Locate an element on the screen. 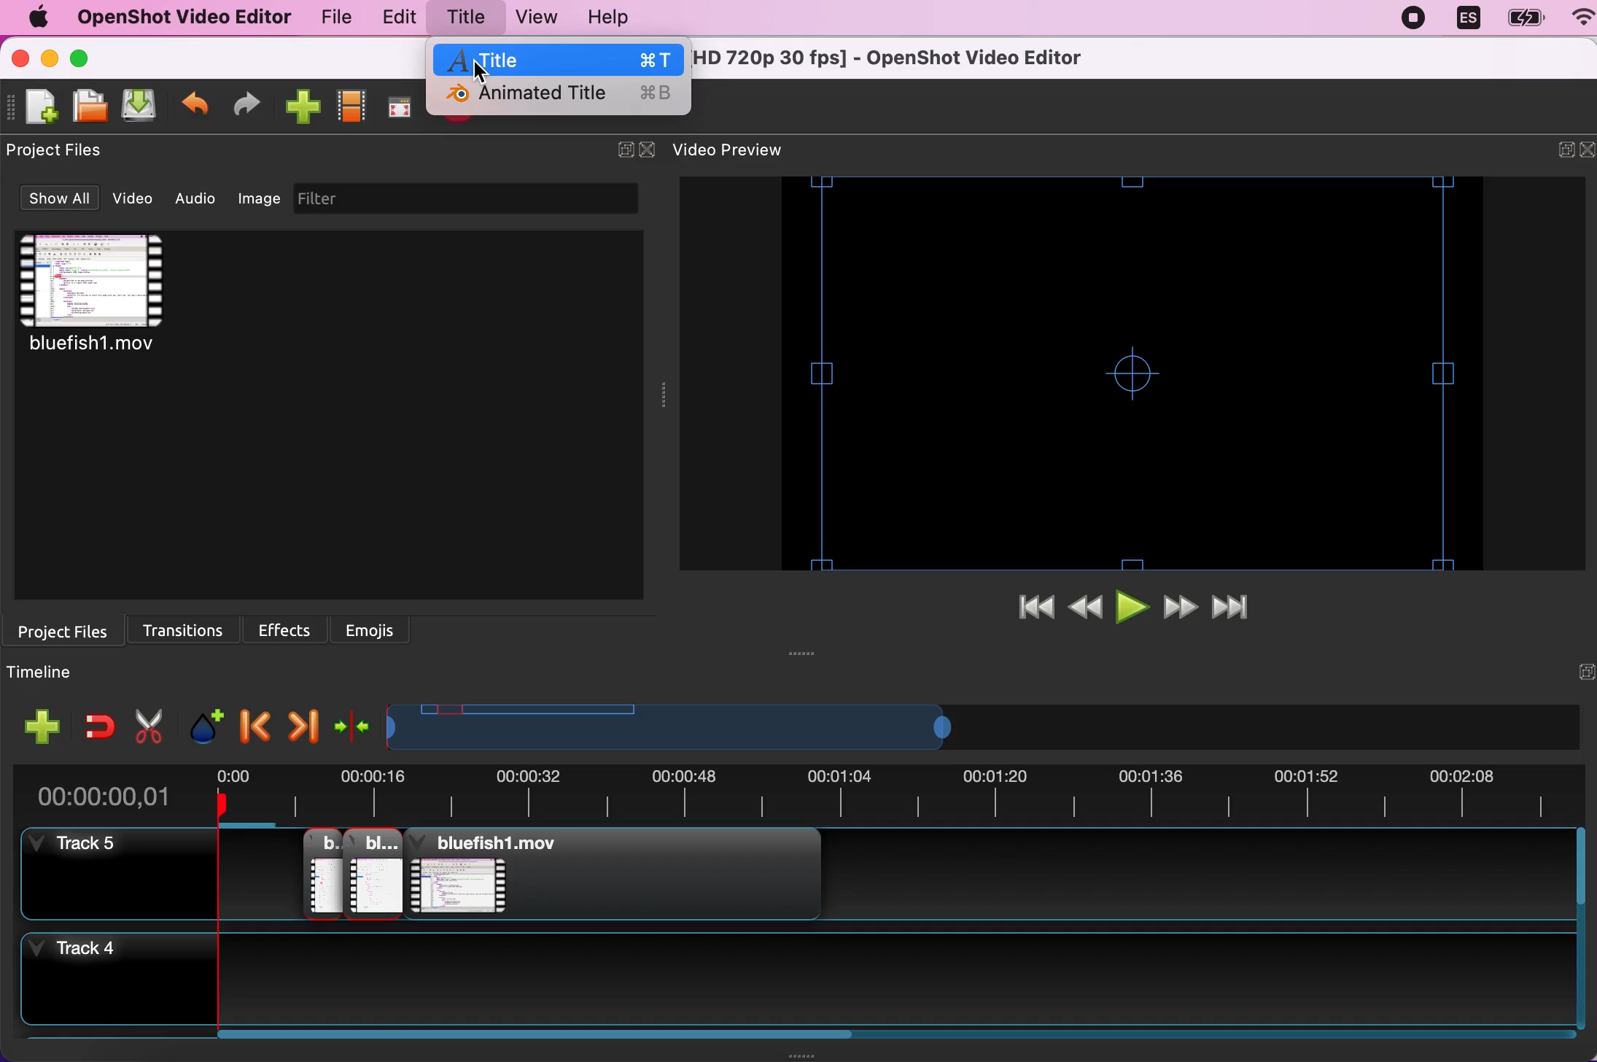  close is located at coordinates (649, 151).